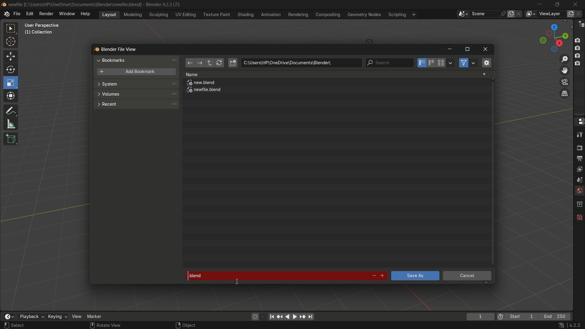 The image size is (585, 329). Describe the element at coordinates (263, 317) in the screenshot. I see `auto keyframe` at that location.